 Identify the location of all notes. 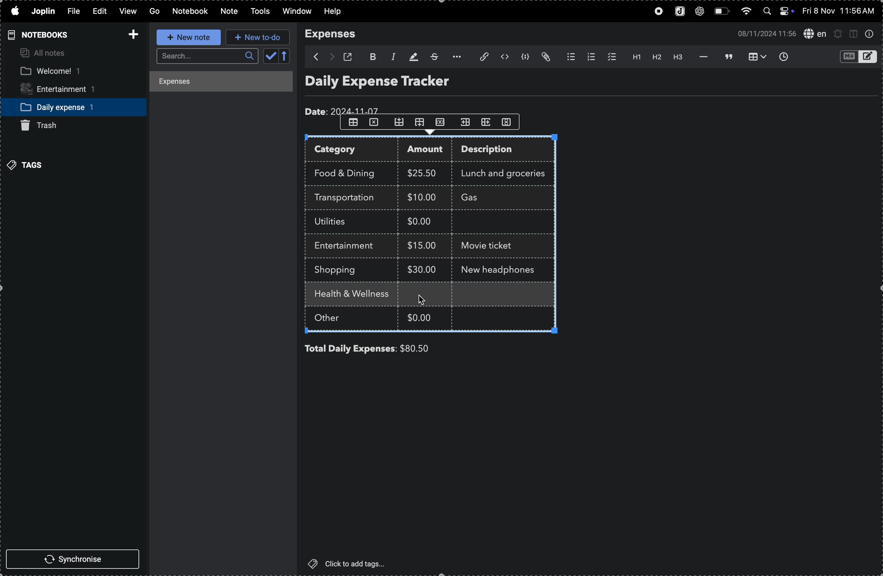
(45, 53).